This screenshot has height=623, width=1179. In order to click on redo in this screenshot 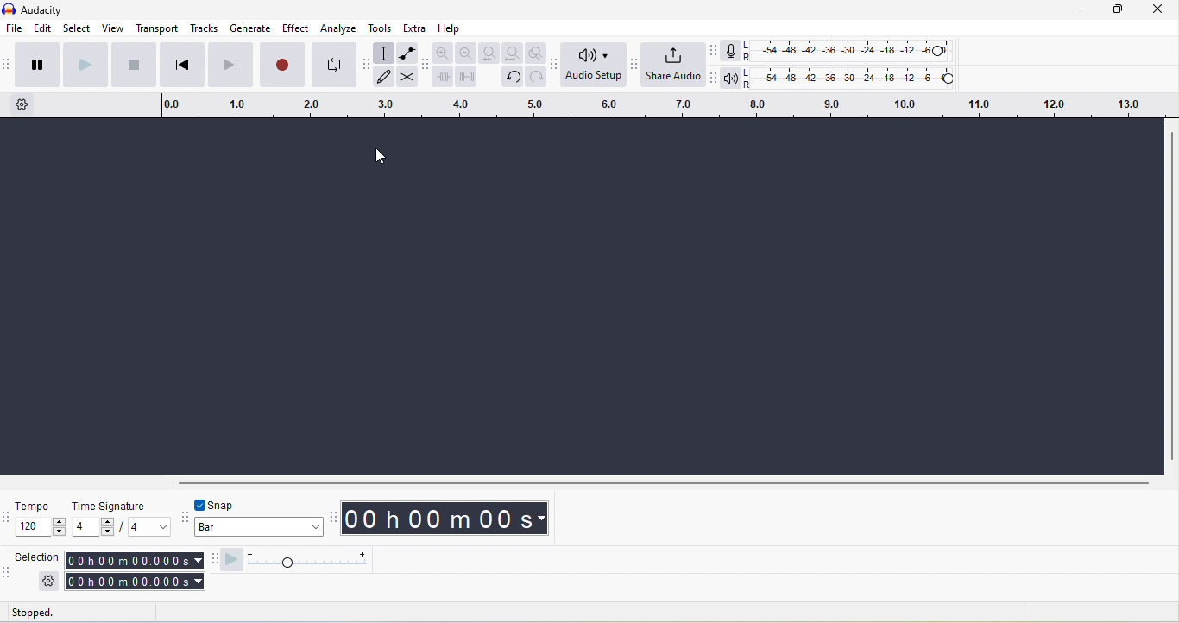, I will do `click(536, 78)`.